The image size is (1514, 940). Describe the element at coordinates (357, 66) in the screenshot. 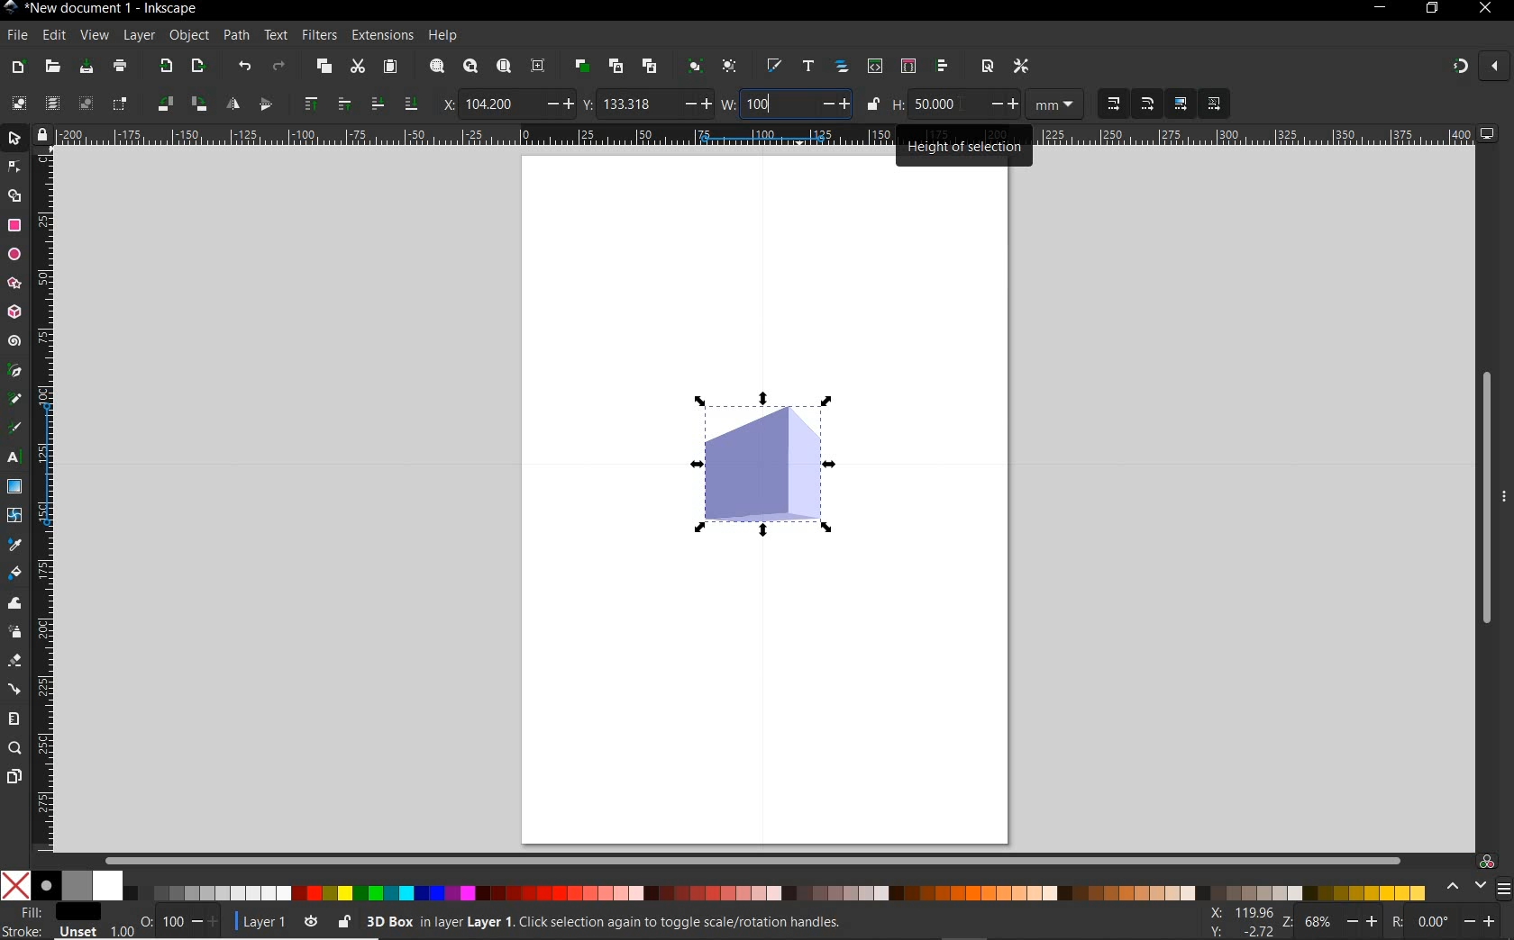

I see `cut` at that location.